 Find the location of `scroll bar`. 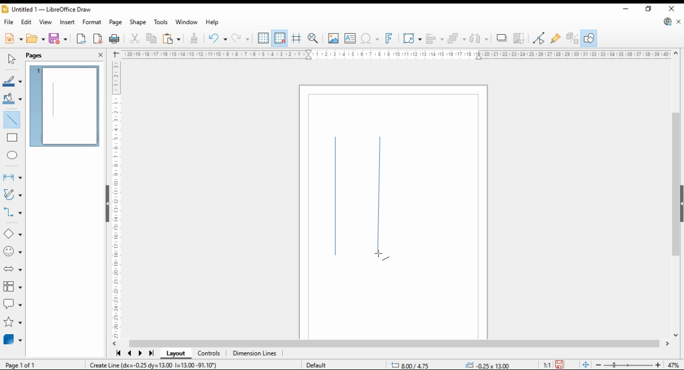

scroll bar is located at coordinates (673, 193).